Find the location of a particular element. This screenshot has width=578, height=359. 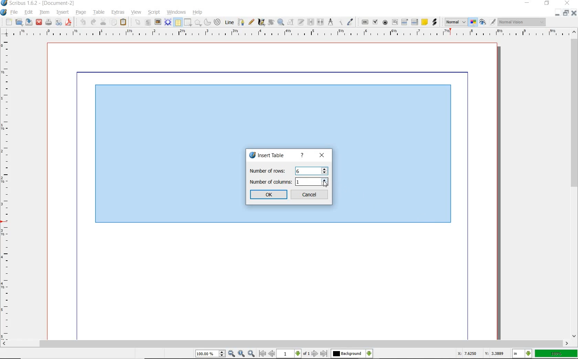

edit frame with story editor is located at coordinates (300, 23).